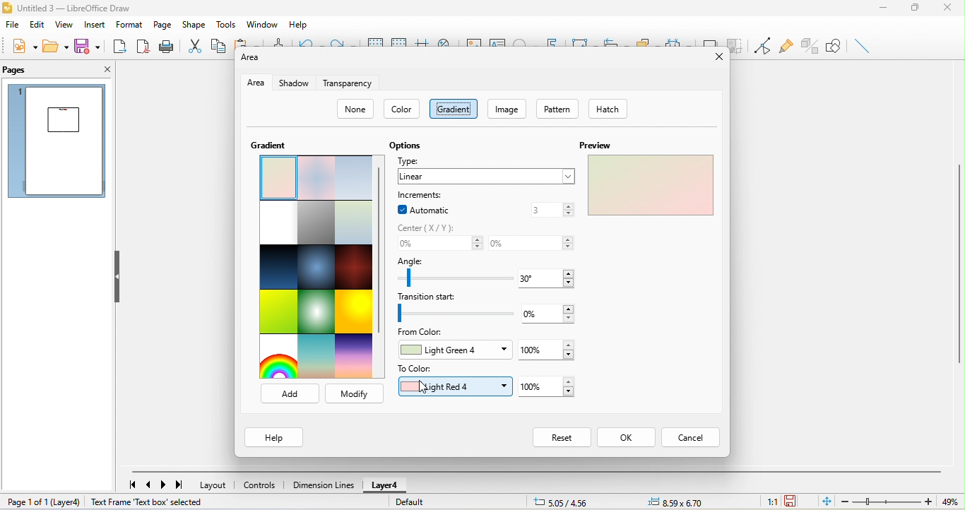 The width and height of the screenshot is (965, 510). Describe the element at coordinates (354, 223) in the screenshot. I see `submarine` at that location.